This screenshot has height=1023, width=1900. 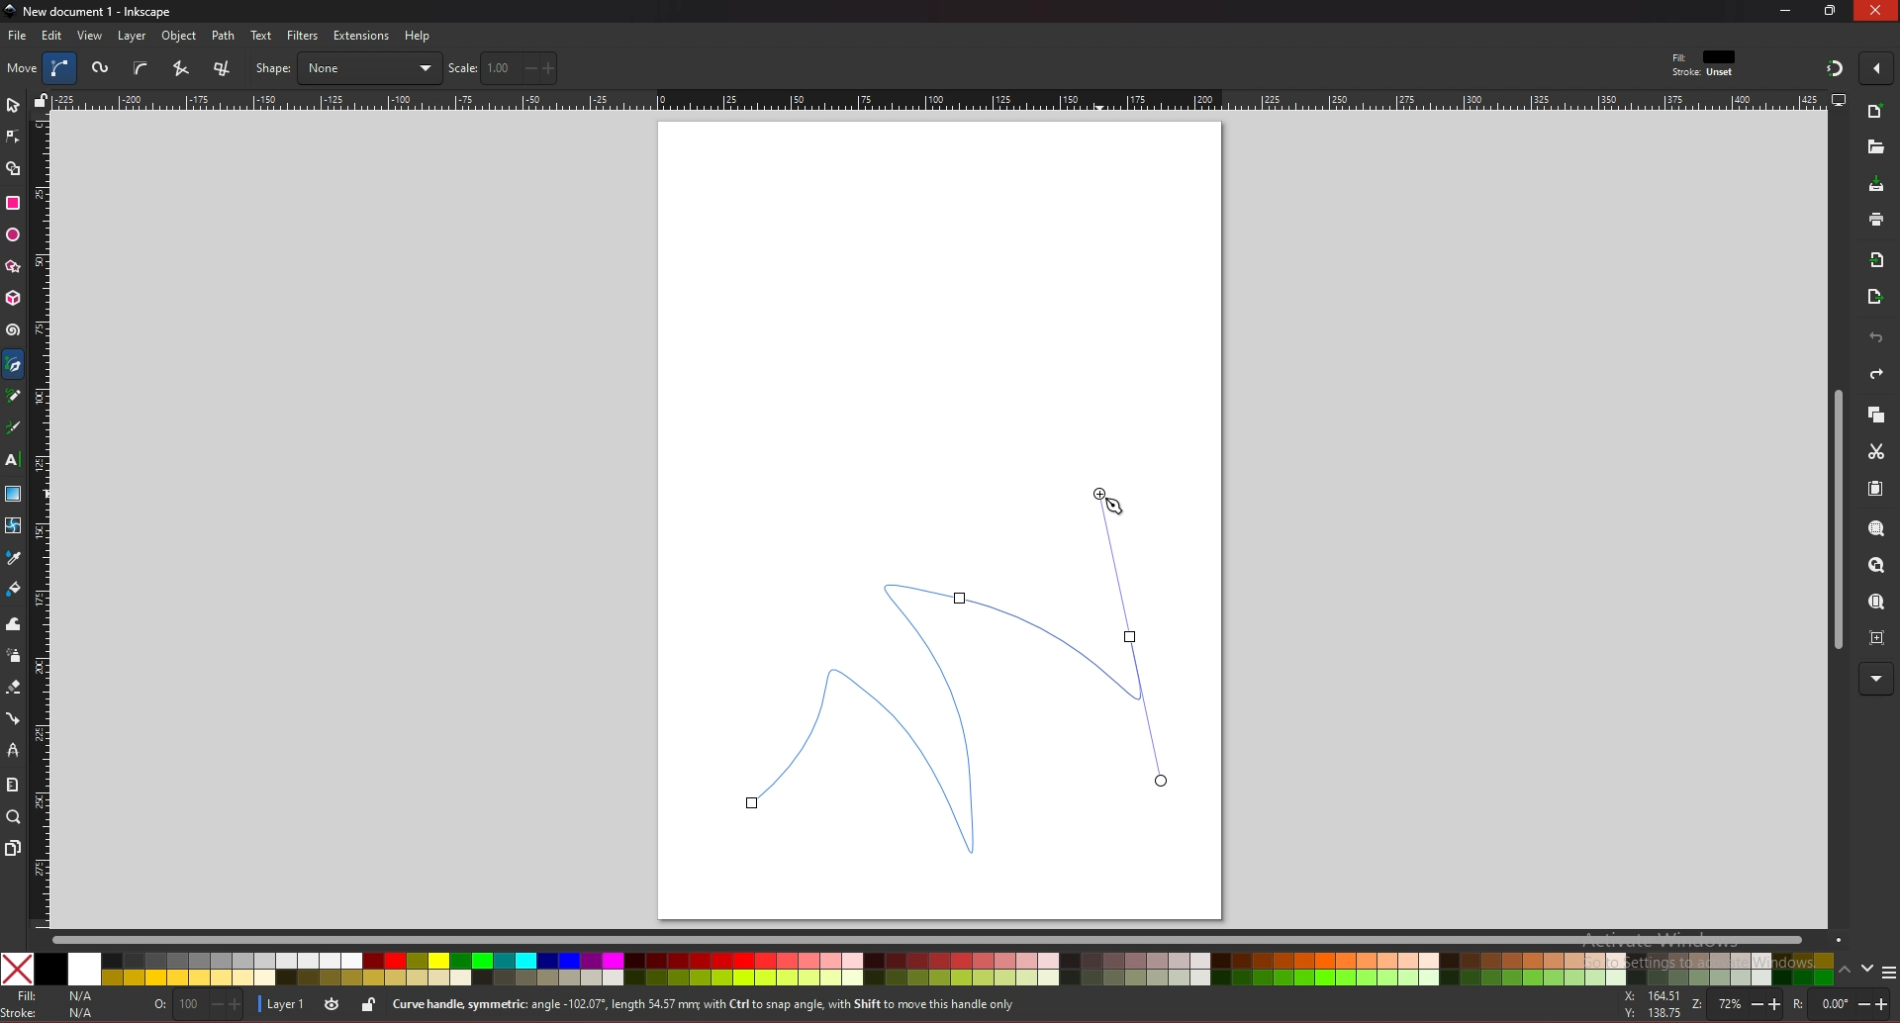 I want to click on view, so click(x=91, y=36).